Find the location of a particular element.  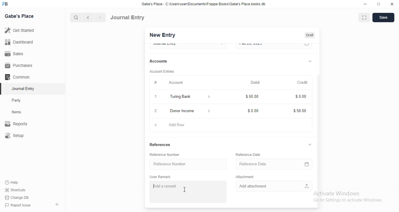

vertical scrollbar is located at coordinates (320, 141).